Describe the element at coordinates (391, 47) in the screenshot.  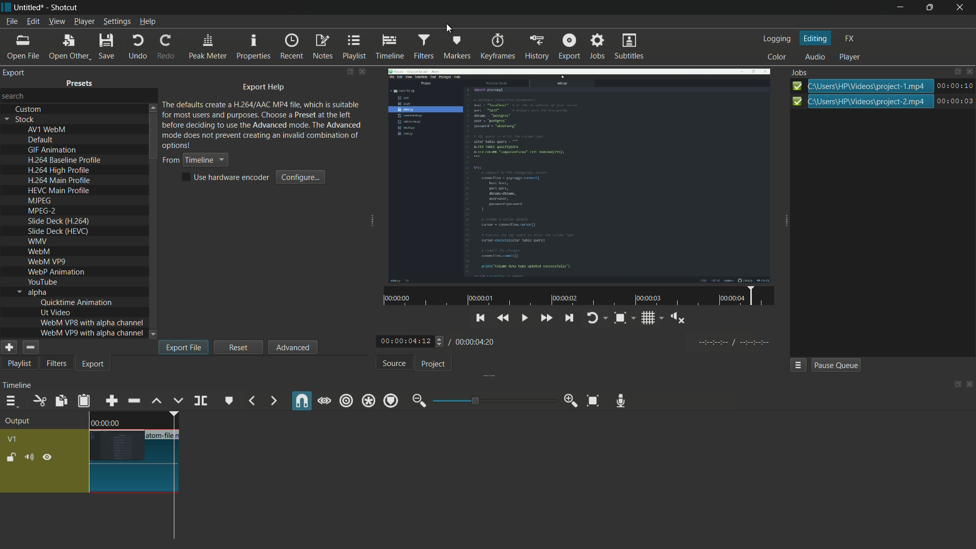
I see `timeline` at that location.